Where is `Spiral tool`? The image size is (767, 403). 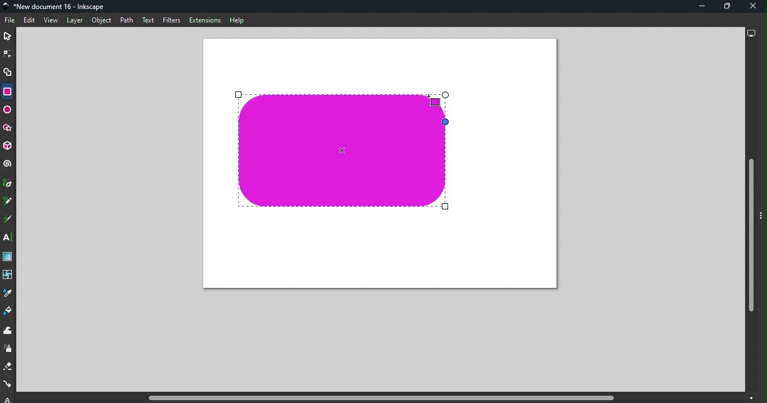
Spiral tool is located at coordinates (8, 164).